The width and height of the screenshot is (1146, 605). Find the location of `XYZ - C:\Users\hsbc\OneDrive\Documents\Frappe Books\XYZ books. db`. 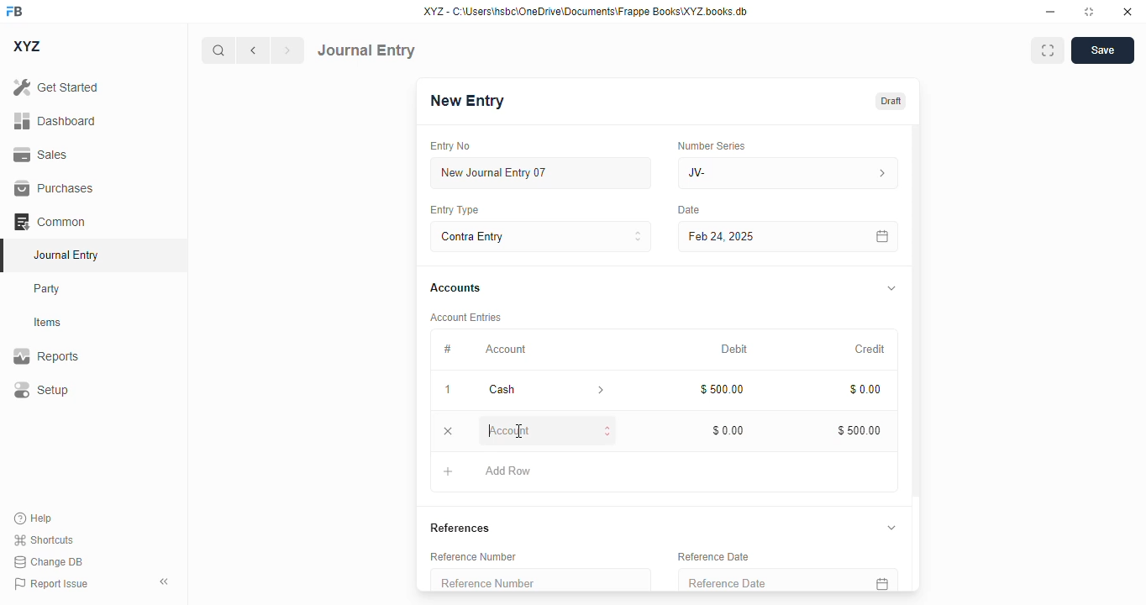

XYZ - C:\Users\hsbc\OneDrive\Documents\Frappe Books\XYZ books. db is located at coordinates (586, 12).